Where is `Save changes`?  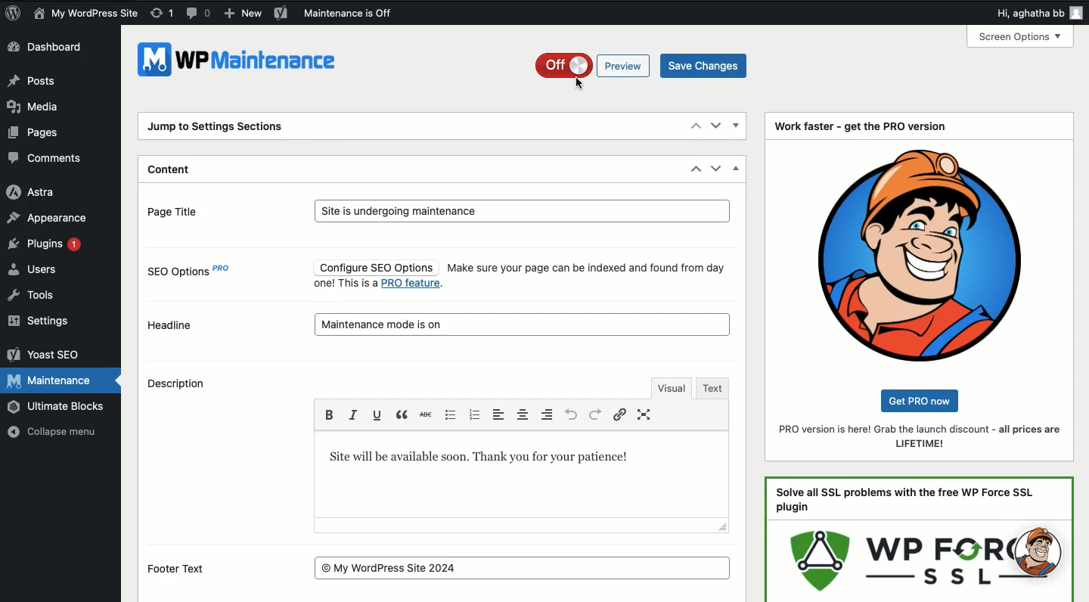 Save changes is located at coordinates (704, 64).